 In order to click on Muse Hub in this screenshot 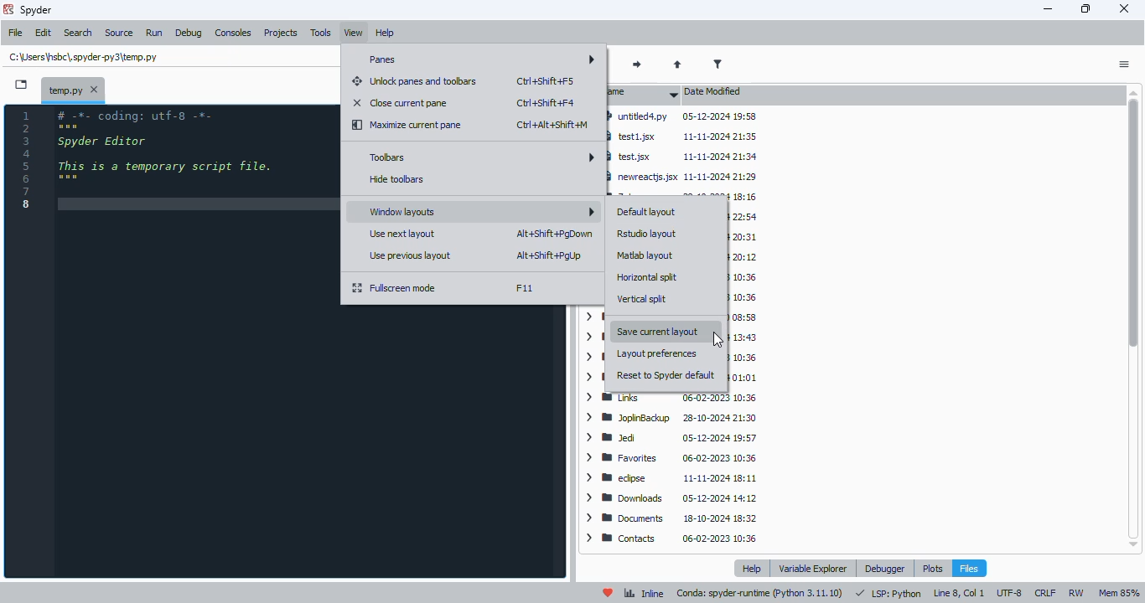, I will do `click(744, 378)`.